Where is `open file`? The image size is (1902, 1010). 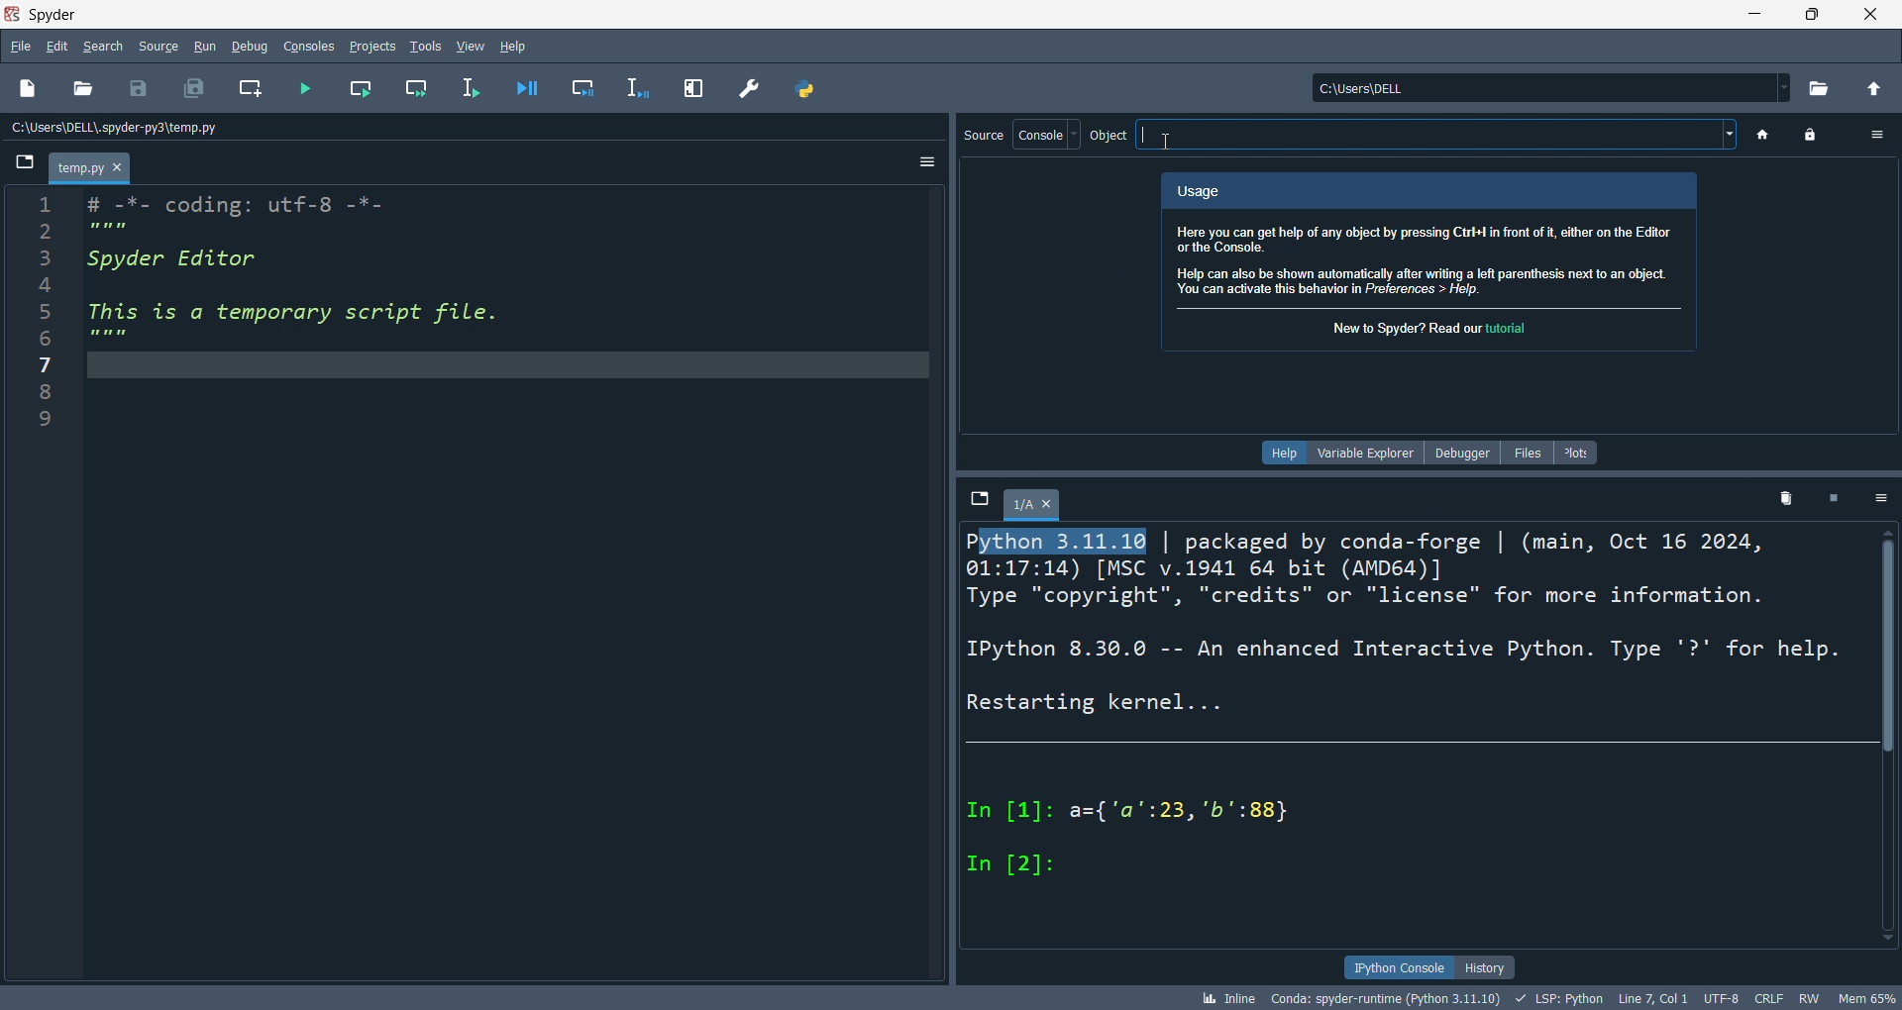 open file is located at coordinates (92, 88).